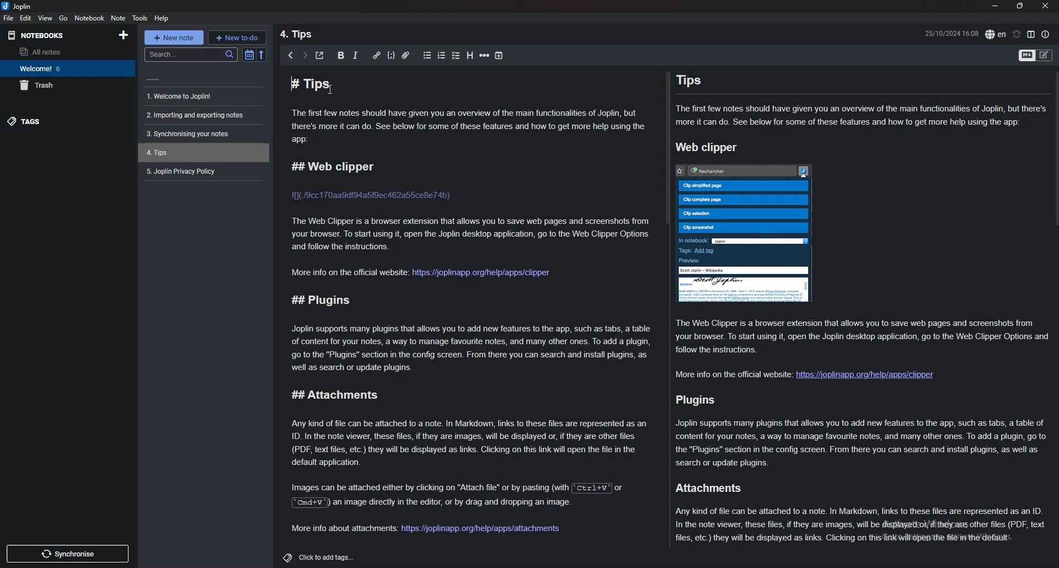 This screenshot has width=1059, height=568. I want to click on 1[)(:/9cc170aa9df94a59ec462a55ce8eT:, so click(370, 196).